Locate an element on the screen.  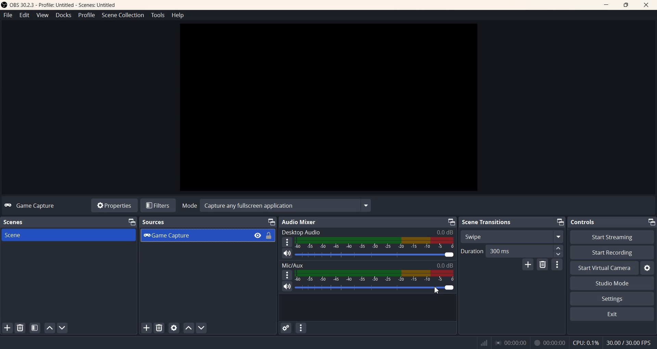
Mute/ Unmute is located at coordinates (287, 286).